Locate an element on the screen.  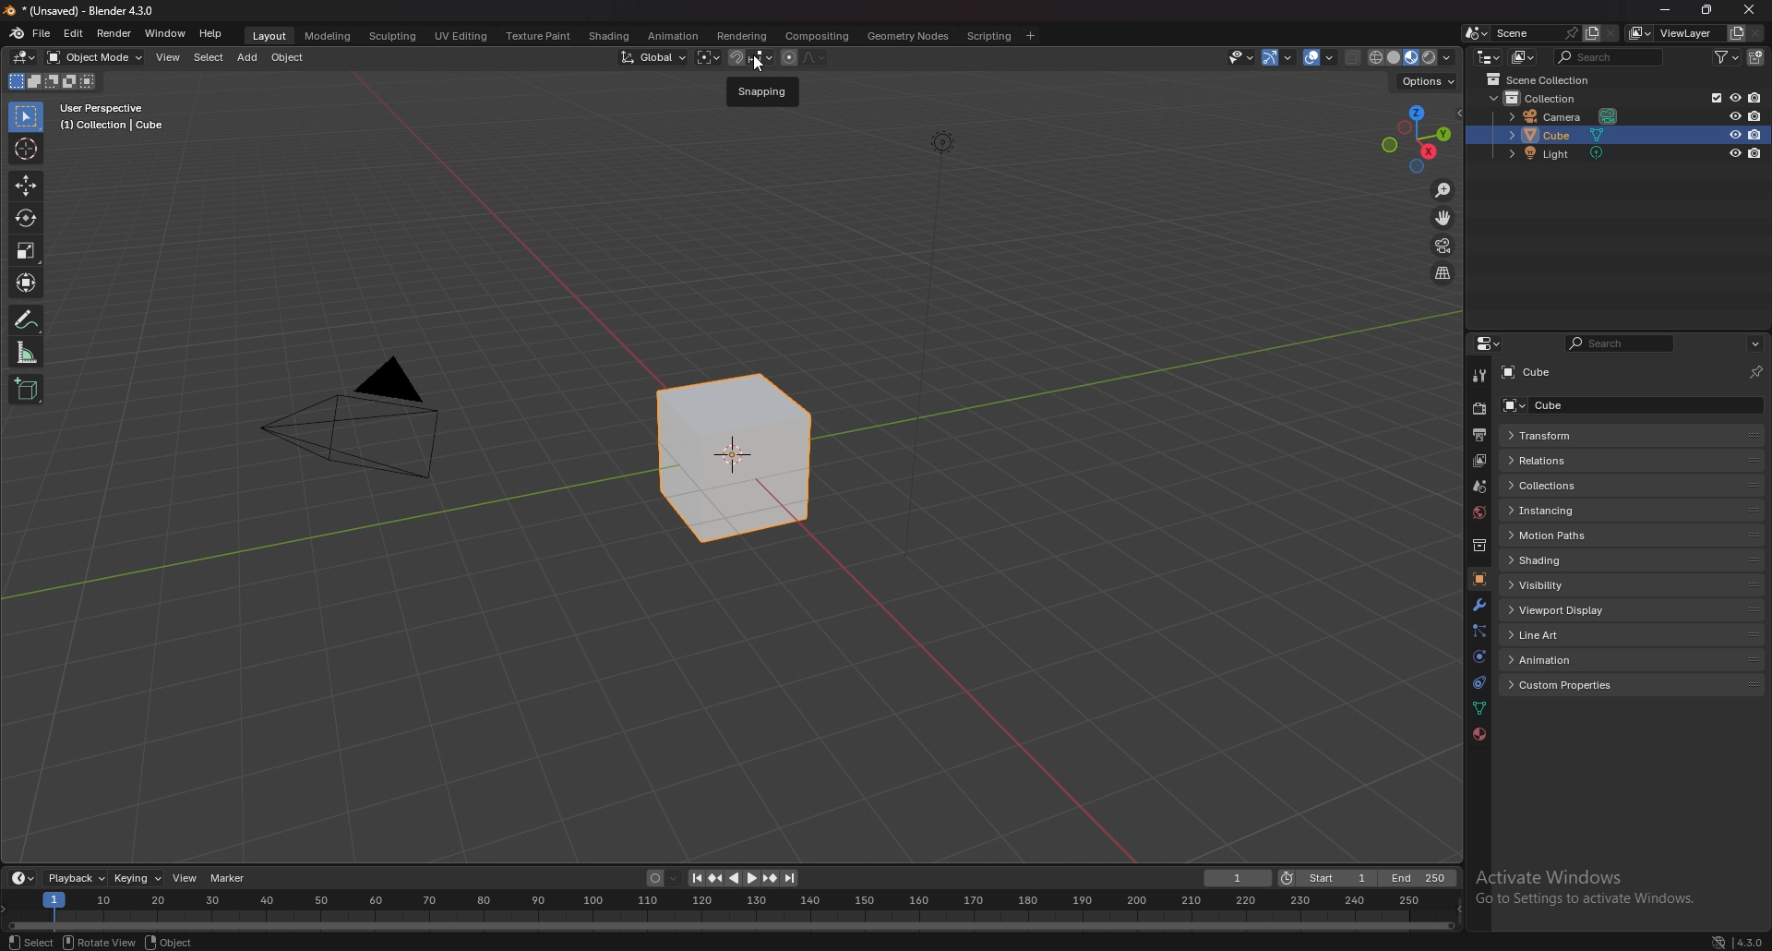
exclude from view layer is located at coordinates (1712, 98).